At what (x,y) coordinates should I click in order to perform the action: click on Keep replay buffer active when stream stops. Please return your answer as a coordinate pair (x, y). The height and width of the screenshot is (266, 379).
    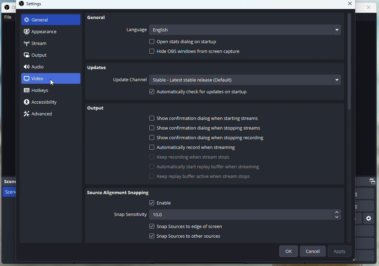
    Looking at the image, I should click on (203, 176).